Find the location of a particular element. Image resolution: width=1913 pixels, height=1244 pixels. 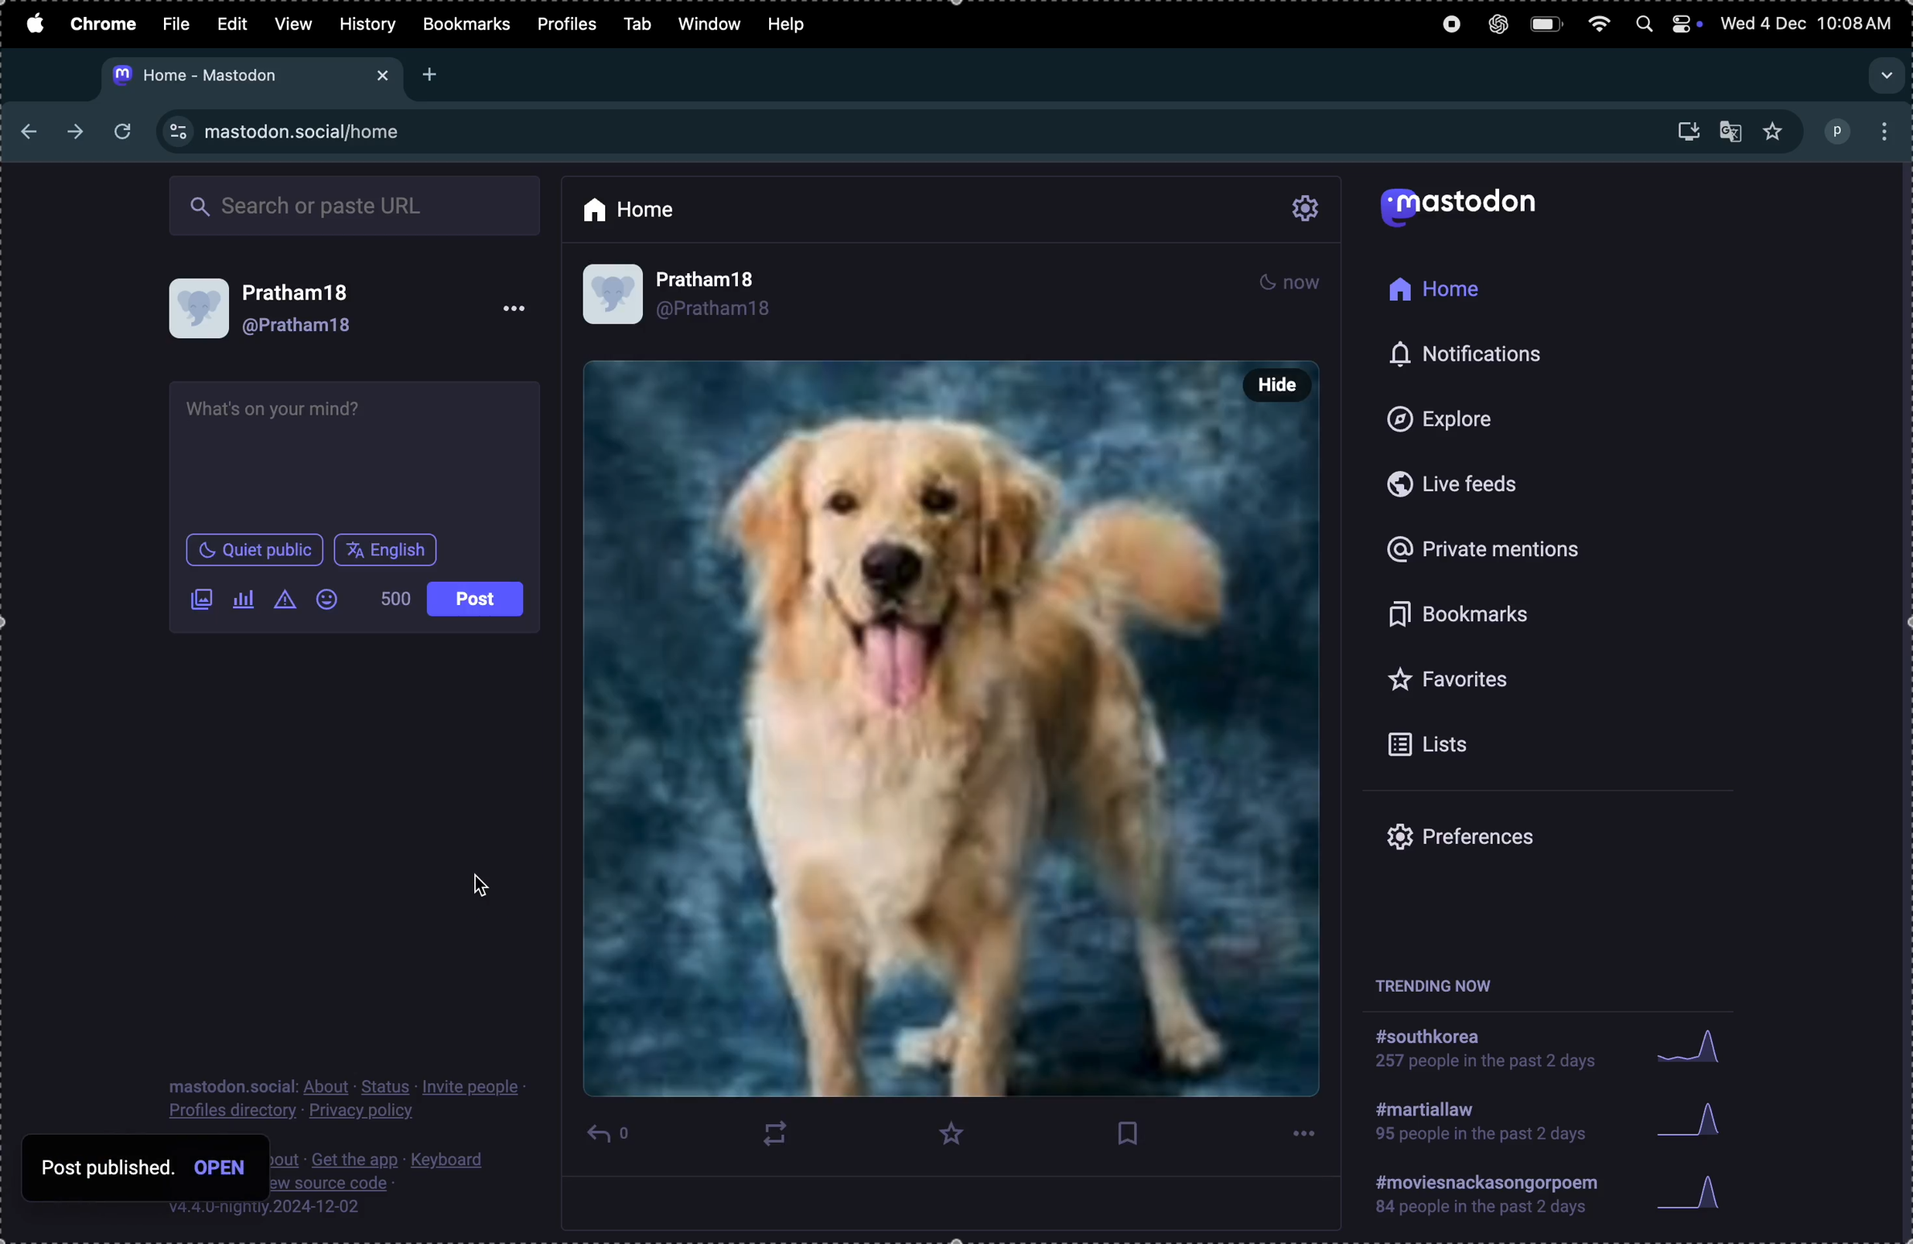

User profile is located at coordinates (315, 309).